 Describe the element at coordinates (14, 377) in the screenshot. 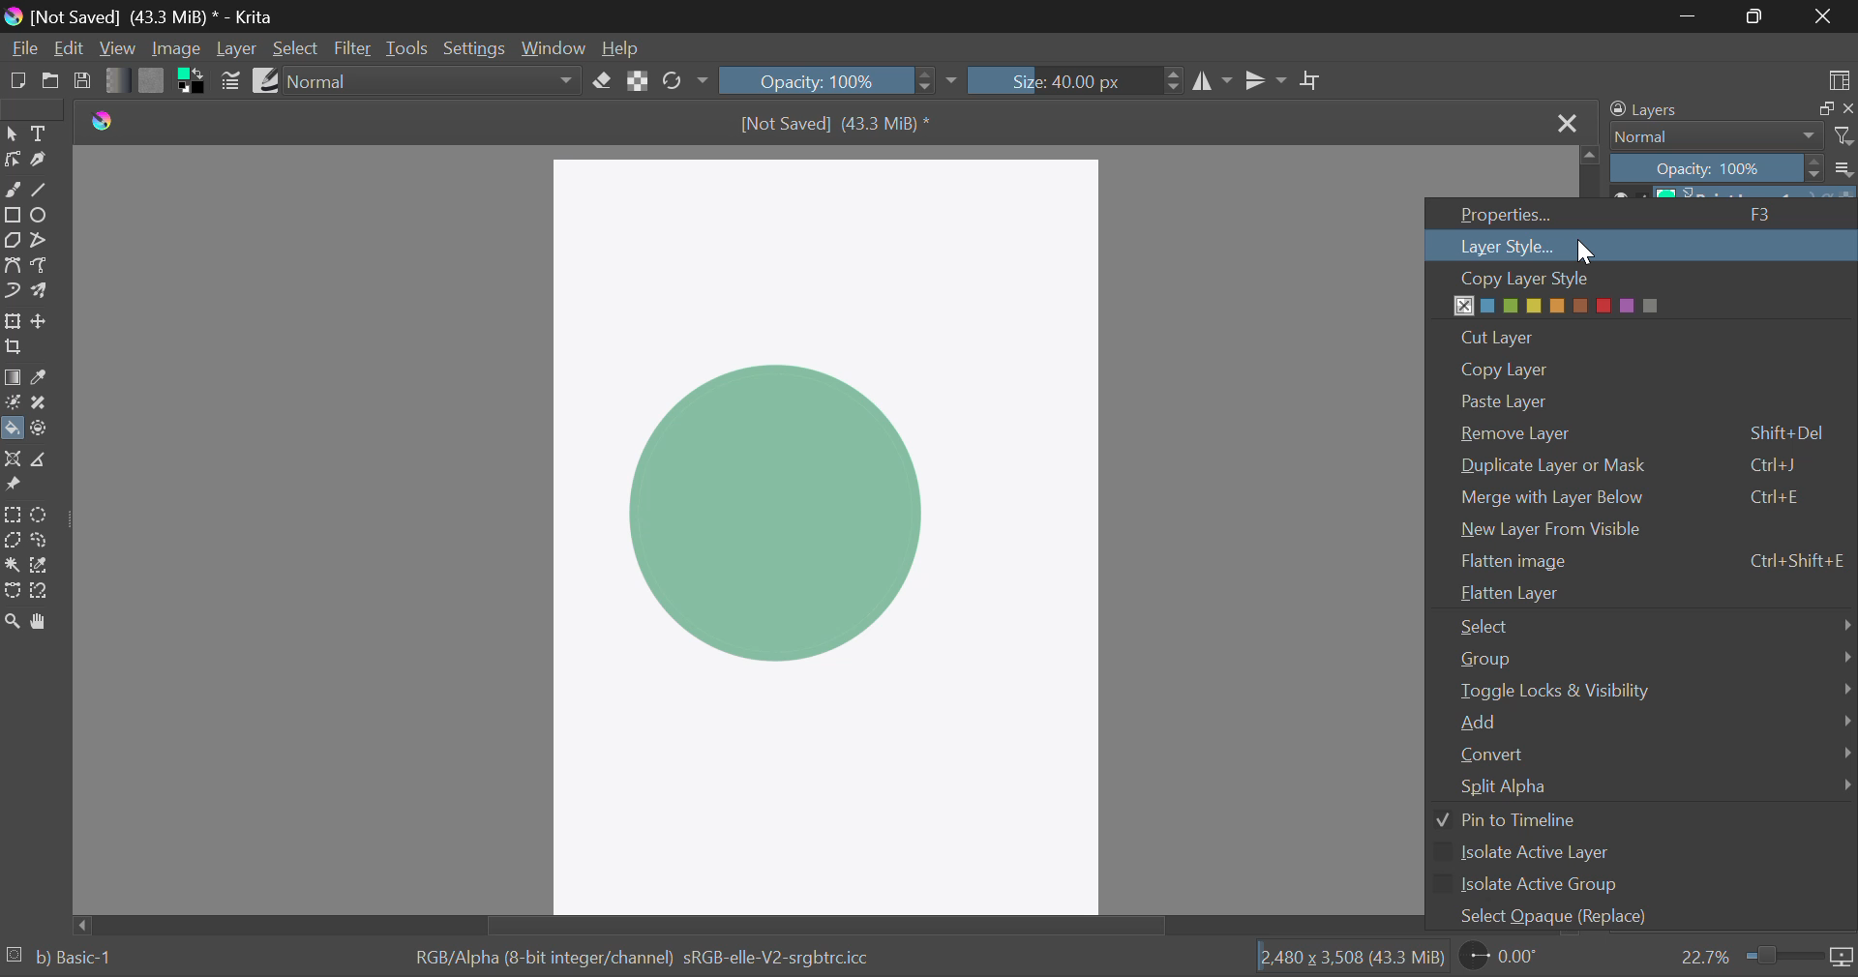

I see `Gradient Fill` at that location.